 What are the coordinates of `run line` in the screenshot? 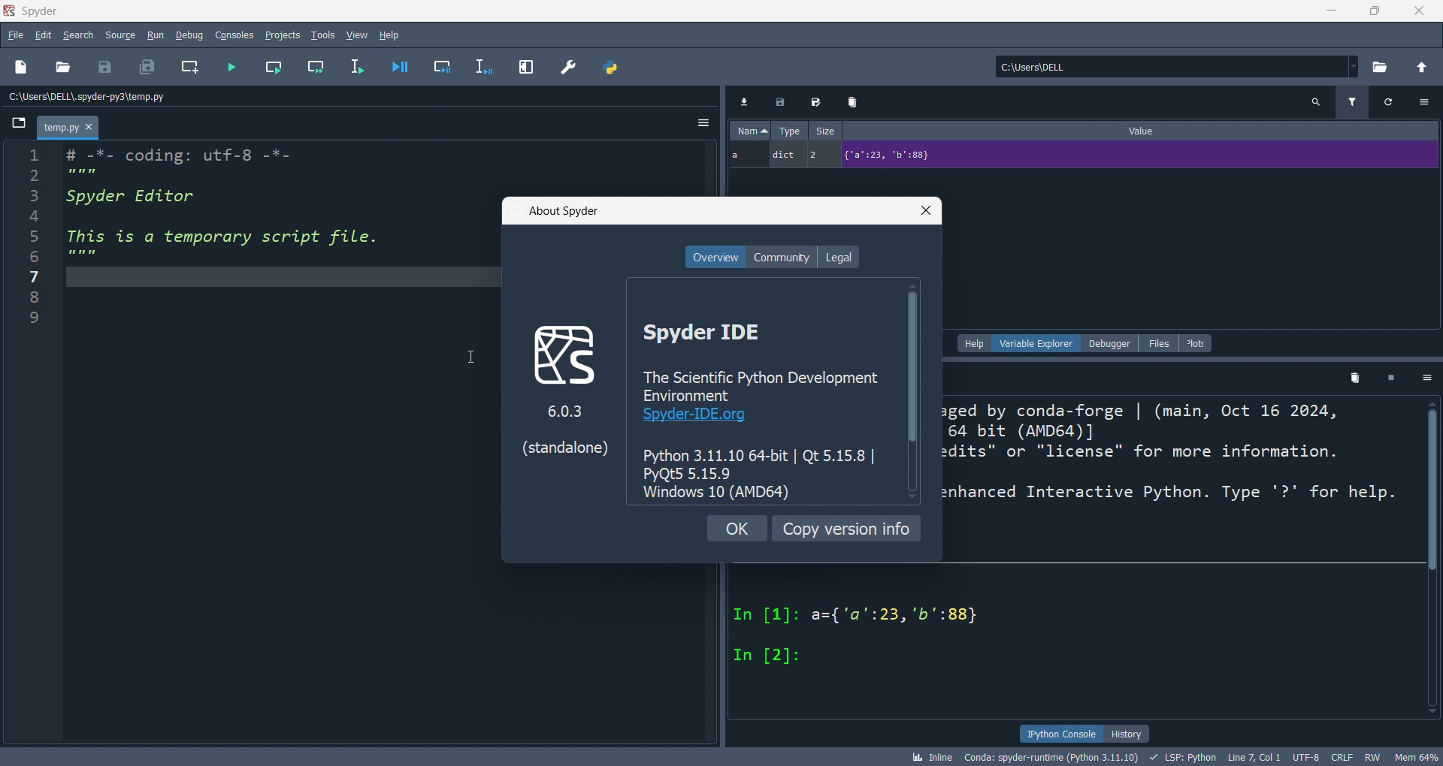 It's located at (358, 67).